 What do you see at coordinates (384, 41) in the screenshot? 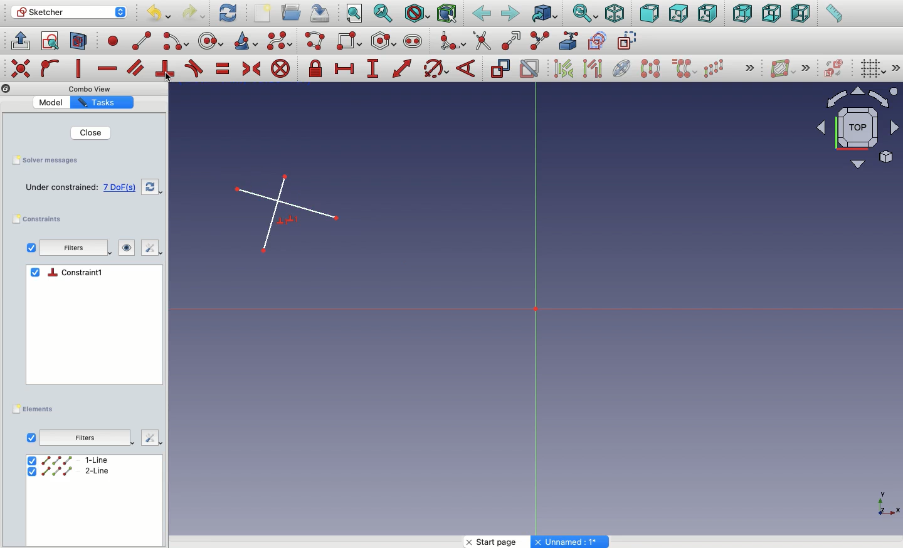
I see `Polygon` at bounding box center [384, 41].